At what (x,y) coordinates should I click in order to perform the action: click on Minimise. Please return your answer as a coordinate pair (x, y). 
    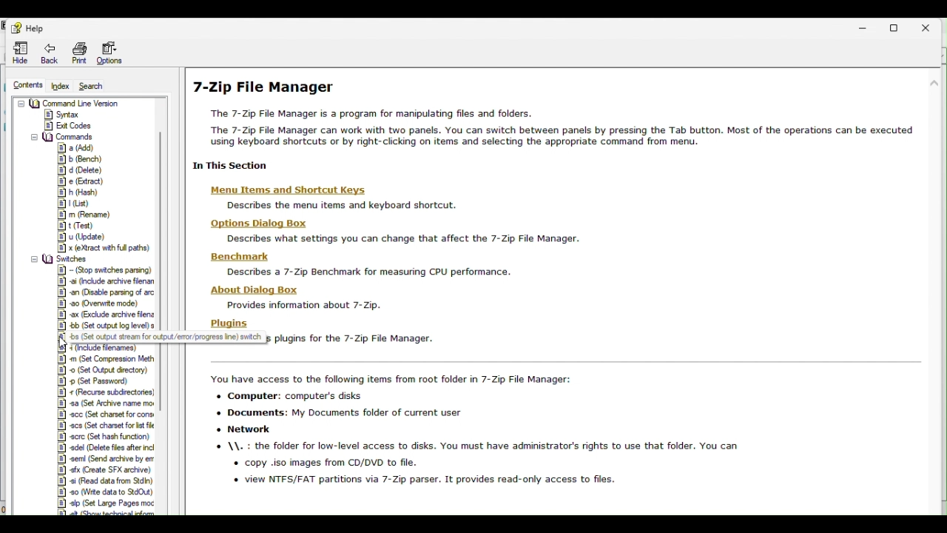
    Looking at the image, I should click on (863, 27).